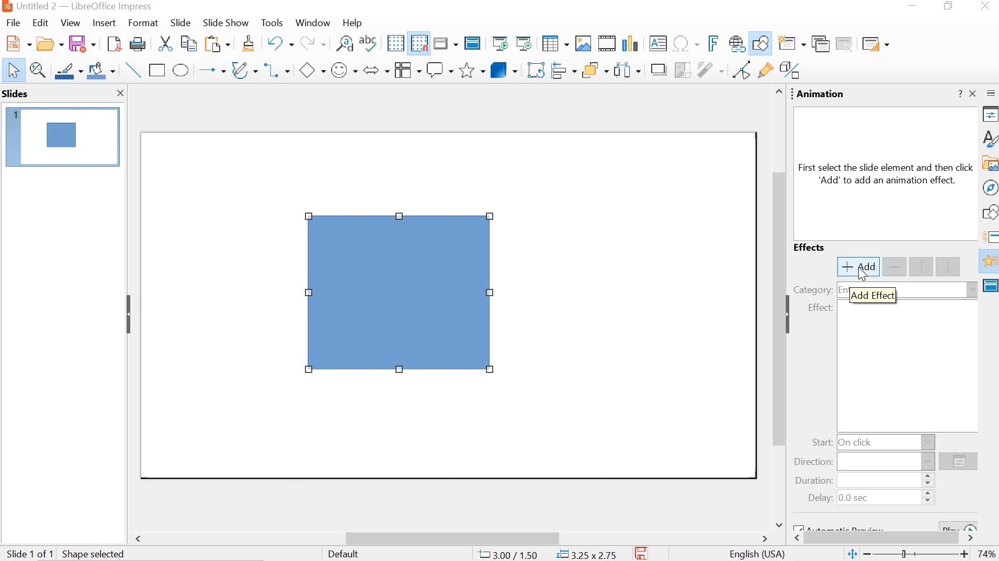 This screenshot has width=999, height=561. Describe the element at coordinates (845, 45) in the screenshot. I see `delete slide` at that location.